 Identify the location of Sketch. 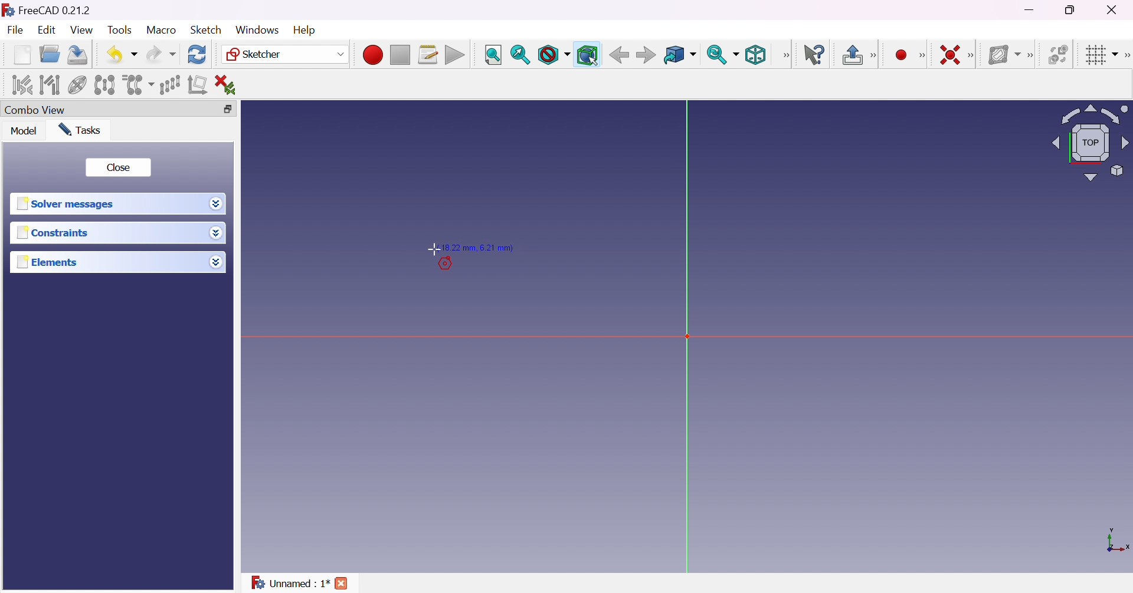
(210, 29).